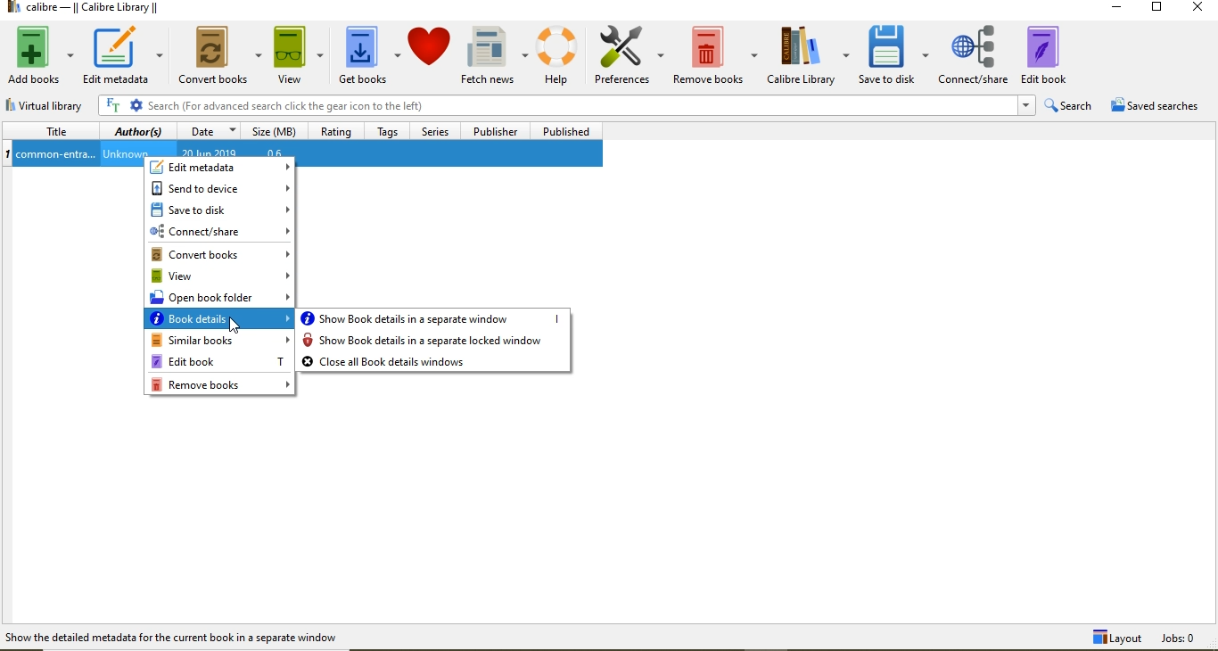 This screenshot has height=651, width=1218. Describe the element at coordinates (222, 385) in the screenshot. I see `remove books` at that location.